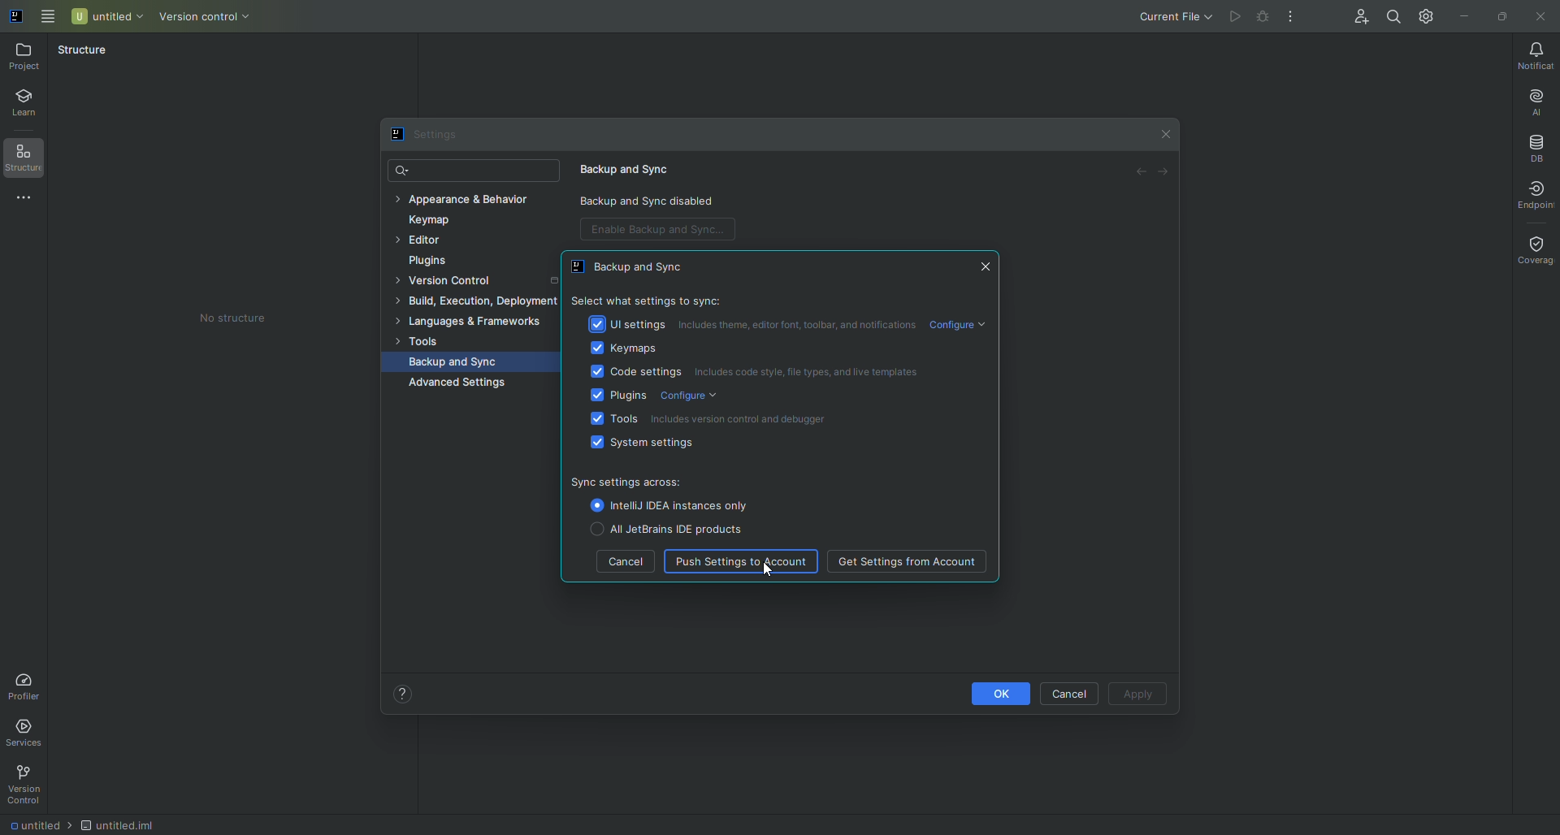 The image size is (1560, 835). I want to click on File type, so click(135, 823).